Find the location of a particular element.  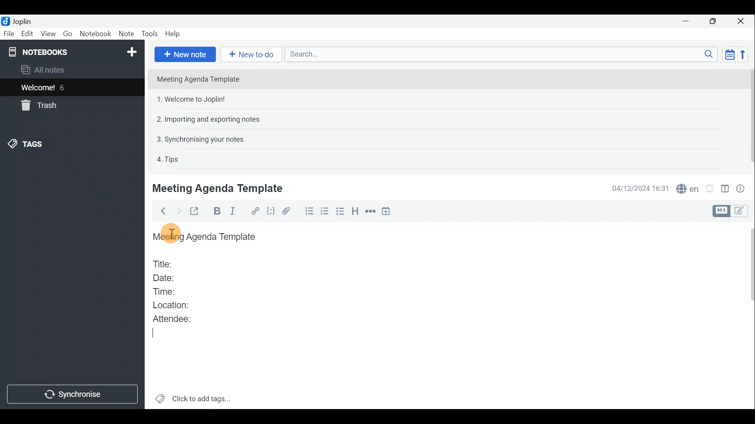

Search bar is located at coordinates (499, 54).